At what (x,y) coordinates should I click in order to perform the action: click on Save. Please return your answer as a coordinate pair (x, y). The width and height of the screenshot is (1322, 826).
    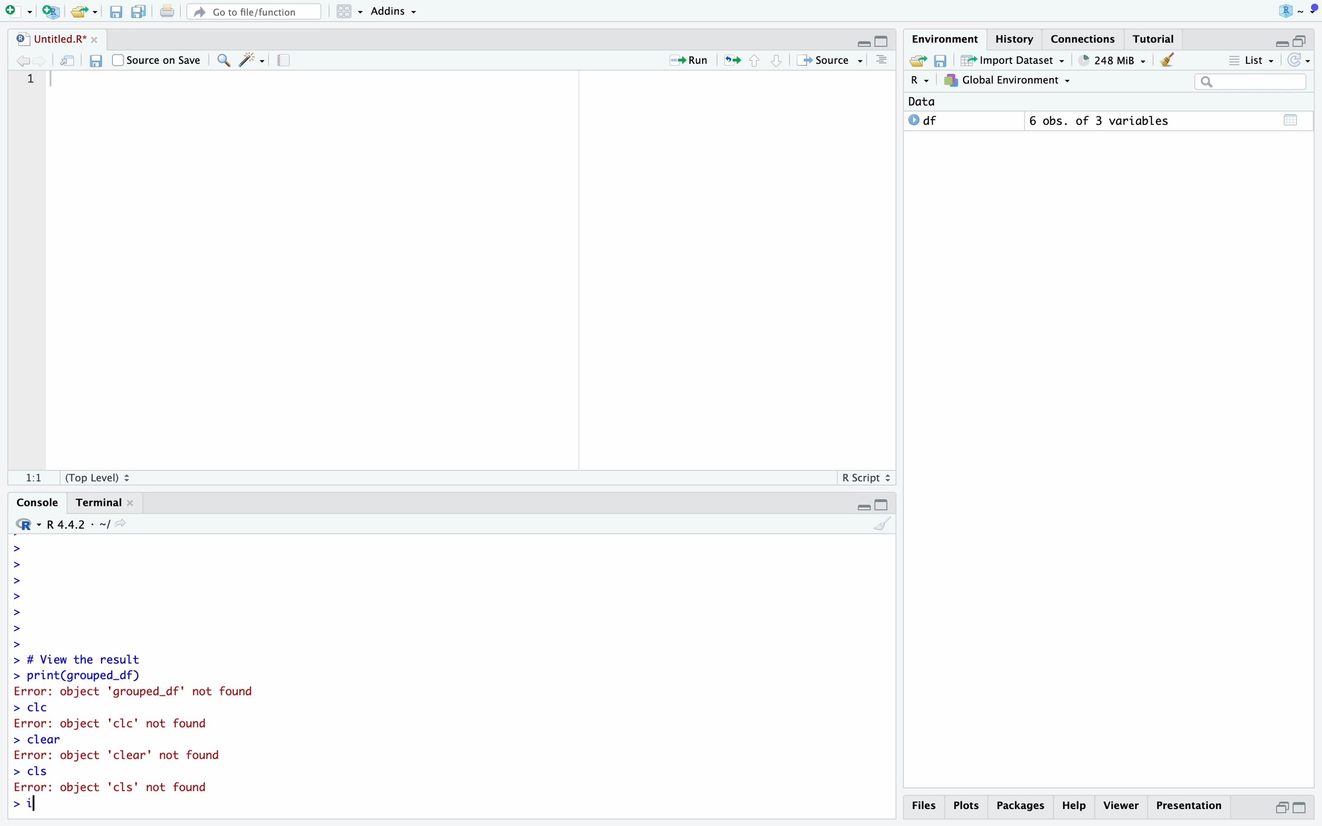
    Looking at the image, I should click on (97, 61).